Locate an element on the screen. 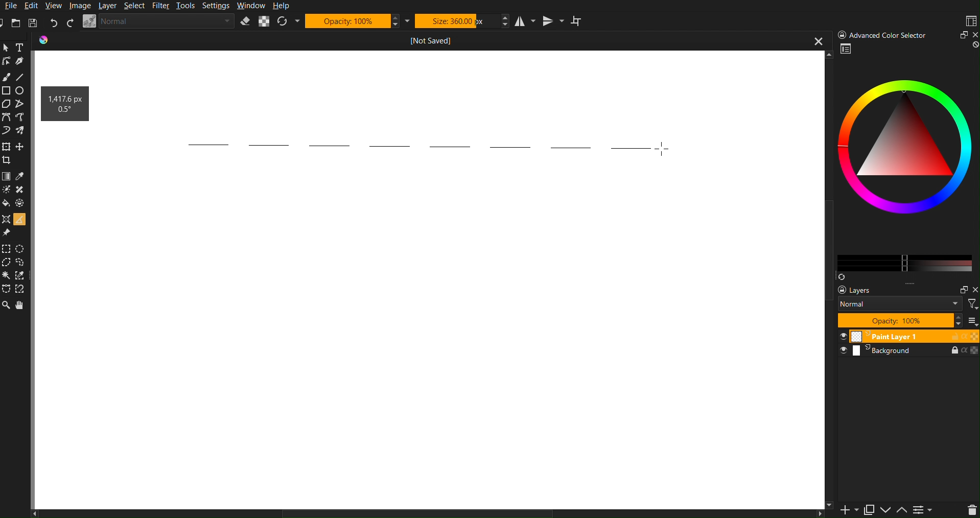 The width and height of the screenshot is (980, 518). Circle is located at coordinates (21, 90).